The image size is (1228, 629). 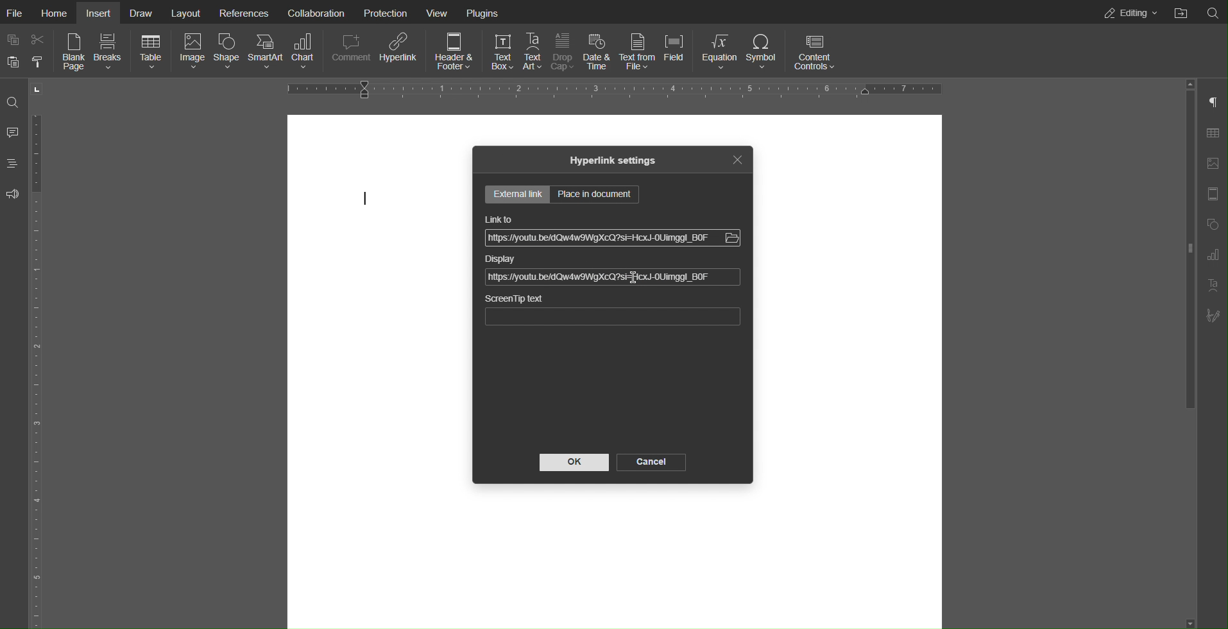 I want to click on Text Box, so click(x=503, y=52).